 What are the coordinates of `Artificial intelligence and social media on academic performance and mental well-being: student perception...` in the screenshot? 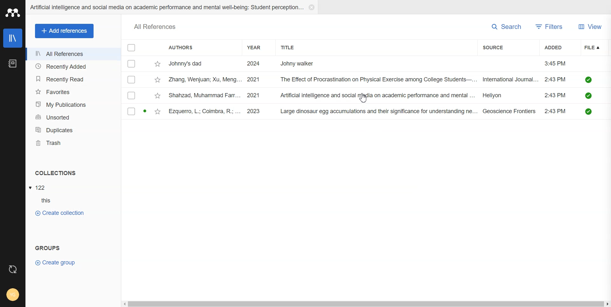 It's located at (166, 7).